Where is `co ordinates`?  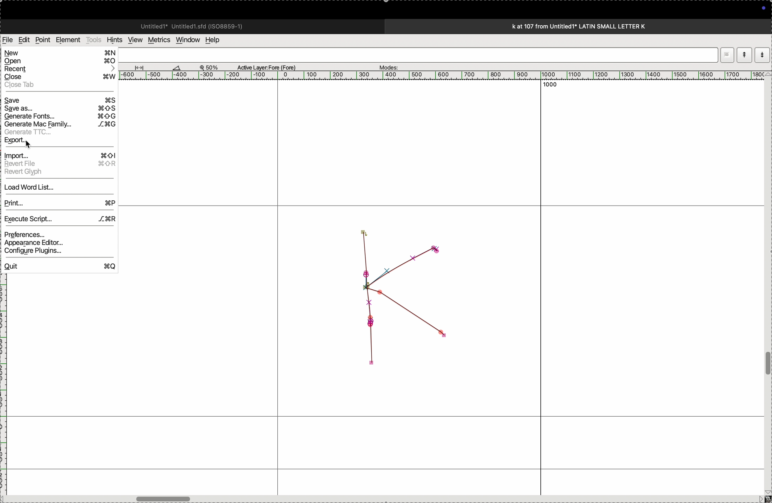 co ordinates is located at coordinates (23, 66).